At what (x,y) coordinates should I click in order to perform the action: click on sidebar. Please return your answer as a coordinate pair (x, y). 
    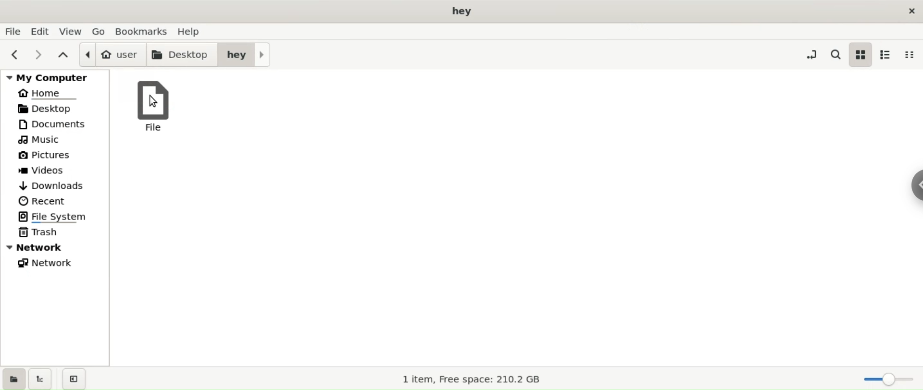
    Looking at the image, I should click on (906, 189).